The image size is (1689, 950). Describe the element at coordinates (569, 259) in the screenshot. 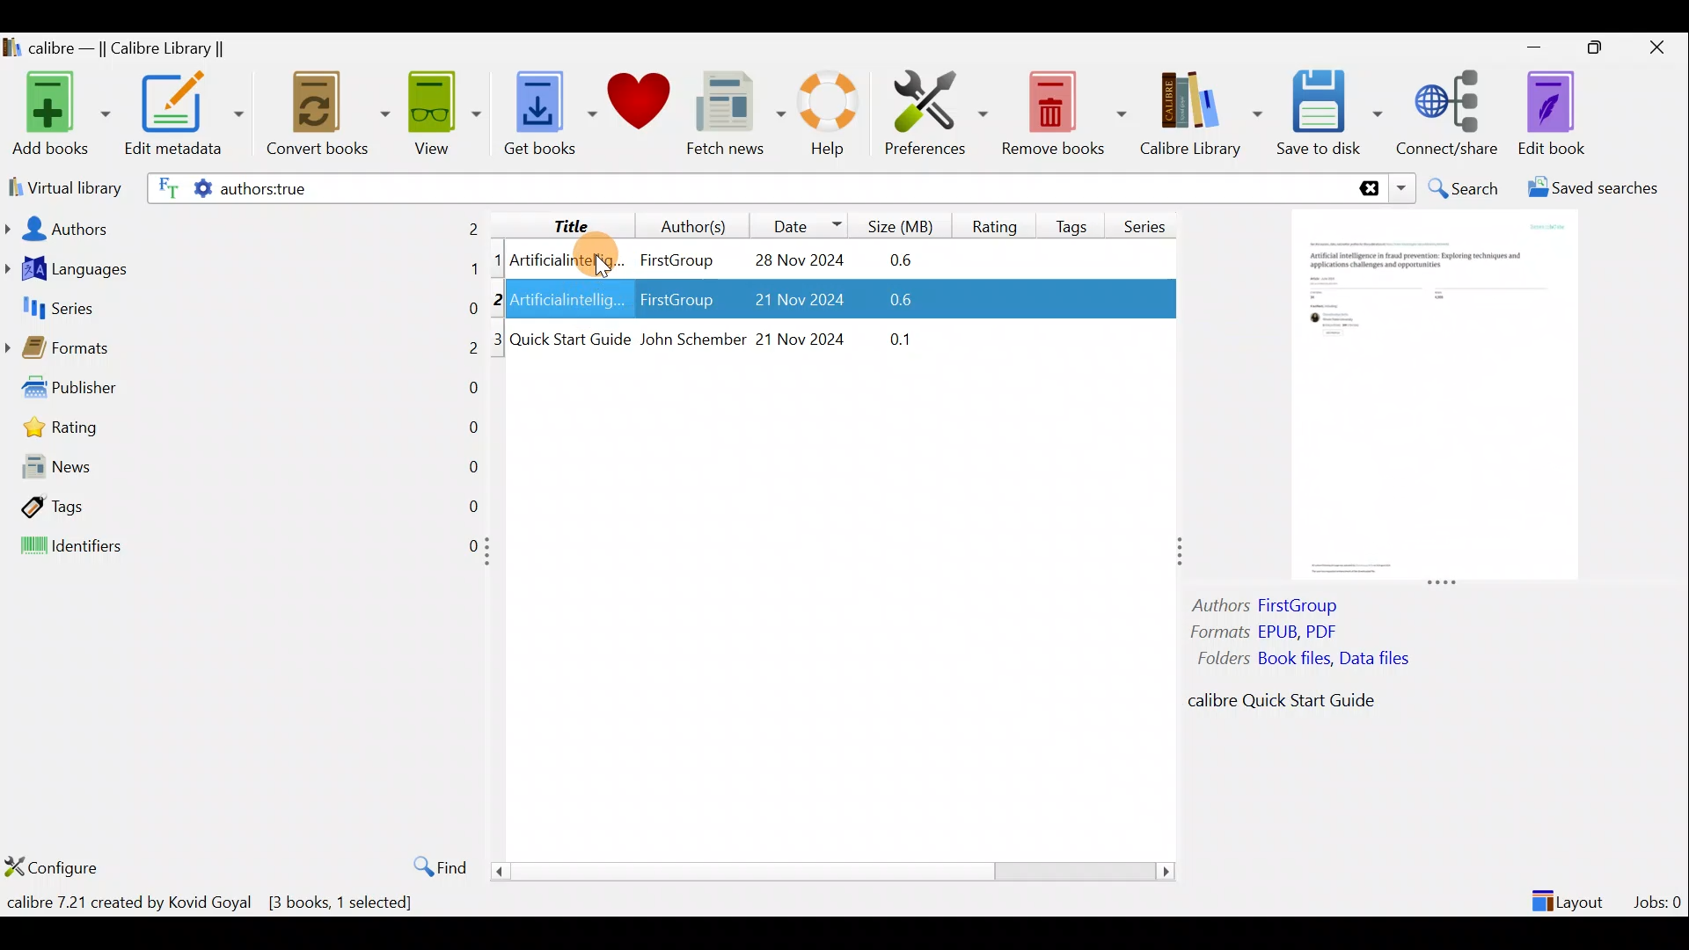

I see `Artificialintellig...` at that location.